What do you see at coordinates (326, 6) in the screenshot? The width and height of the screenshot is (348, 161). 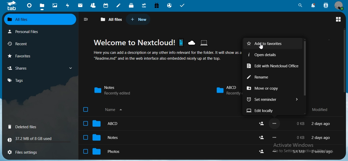 I see `search contacts` at bounding box center [326, 6].